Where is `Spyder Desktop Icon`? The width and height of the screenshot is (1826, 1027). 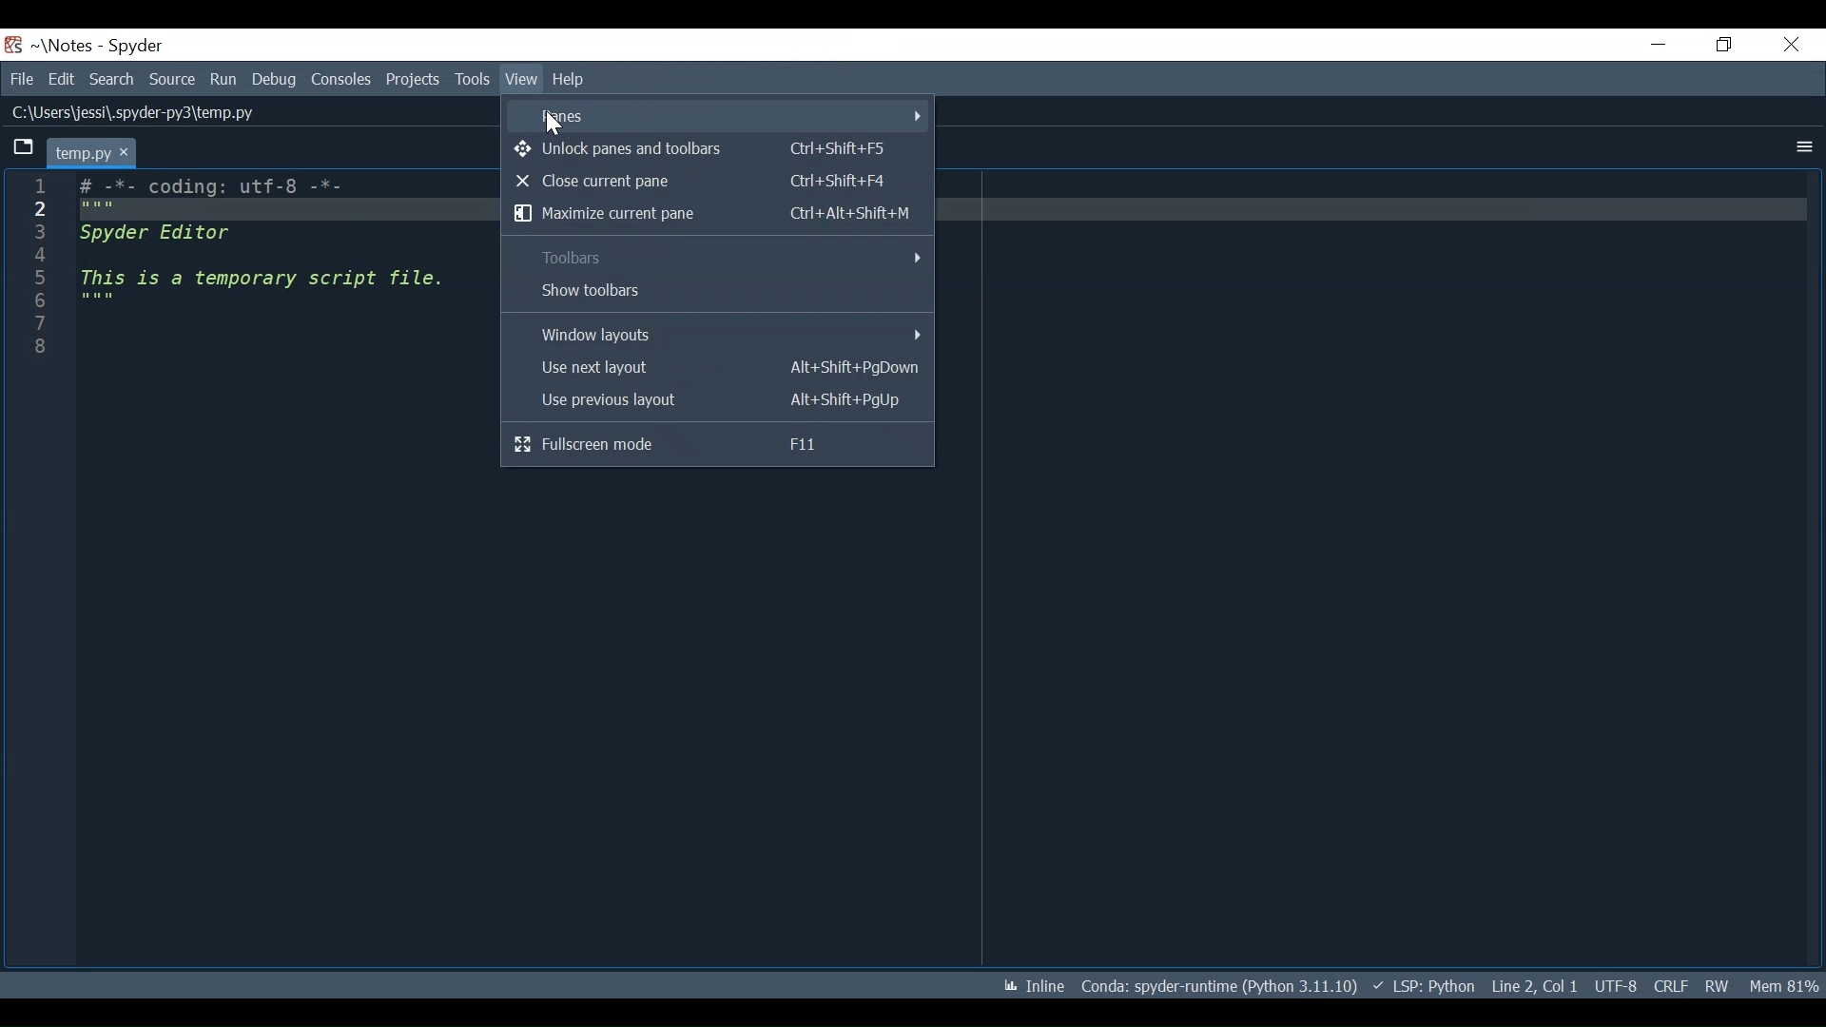 Spyder Desktop Icon is located at coordinates (13, 45).